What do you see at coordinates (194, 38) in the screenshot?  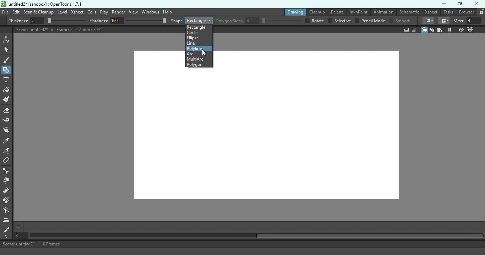 I see `Ellipse` at bounding box center [194, 38].